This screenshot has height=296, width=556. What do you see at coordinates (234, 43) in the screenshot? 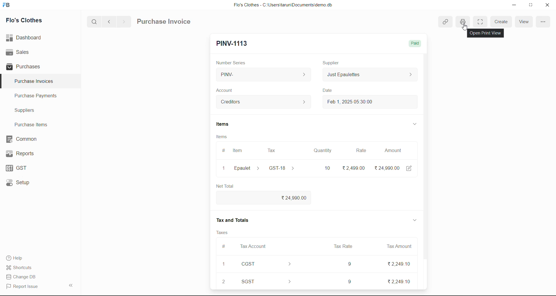
I see `PINV-1113` at bounding box center [234, 43].